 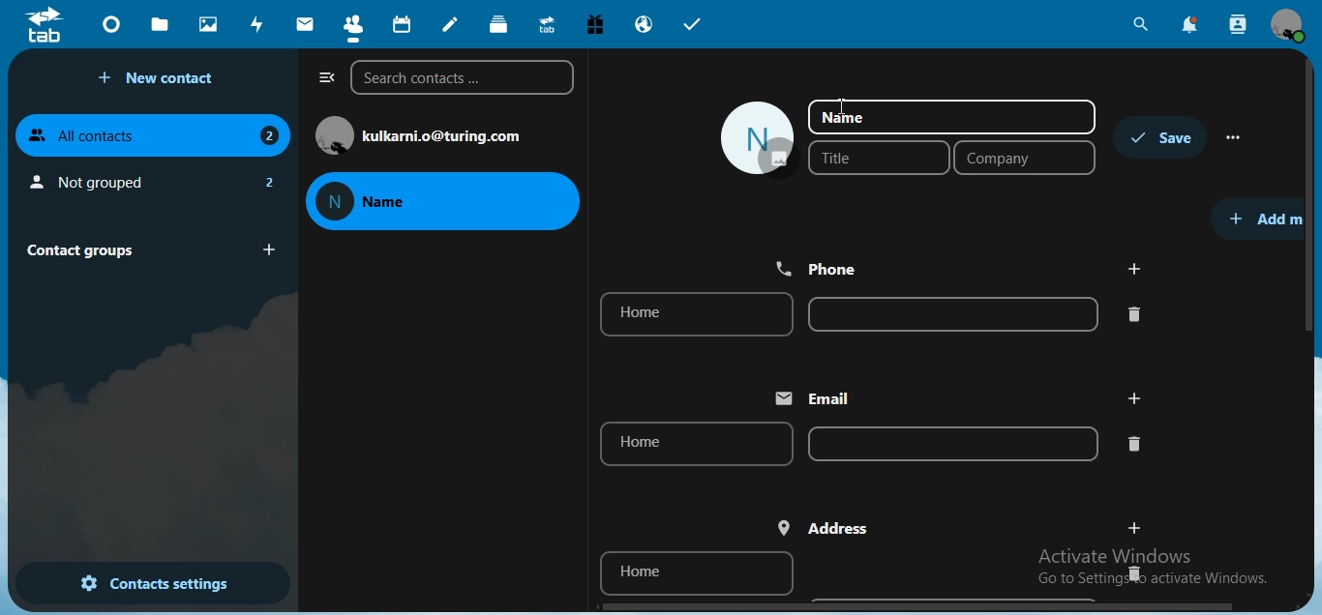 I want to click on deck, so click(x=501, y=25).